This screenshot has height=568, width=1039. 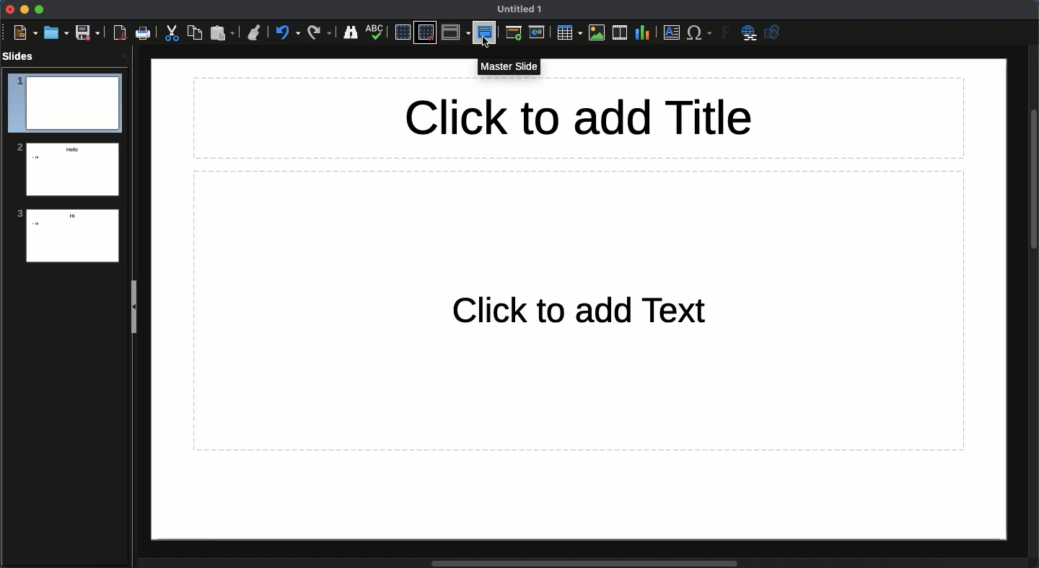 I want to click on Finder, so click(x=350, y=32).